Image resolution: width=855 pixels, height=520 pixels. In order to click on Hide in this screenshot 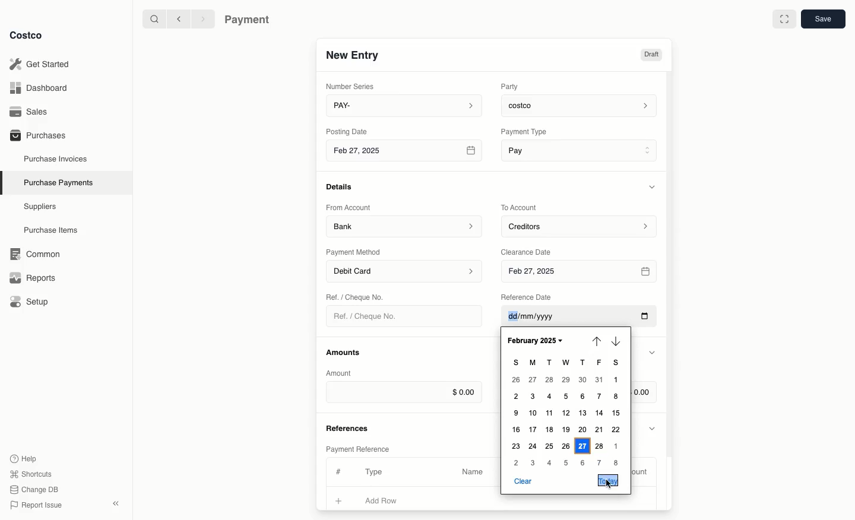, I will do `click(654, 186)`.